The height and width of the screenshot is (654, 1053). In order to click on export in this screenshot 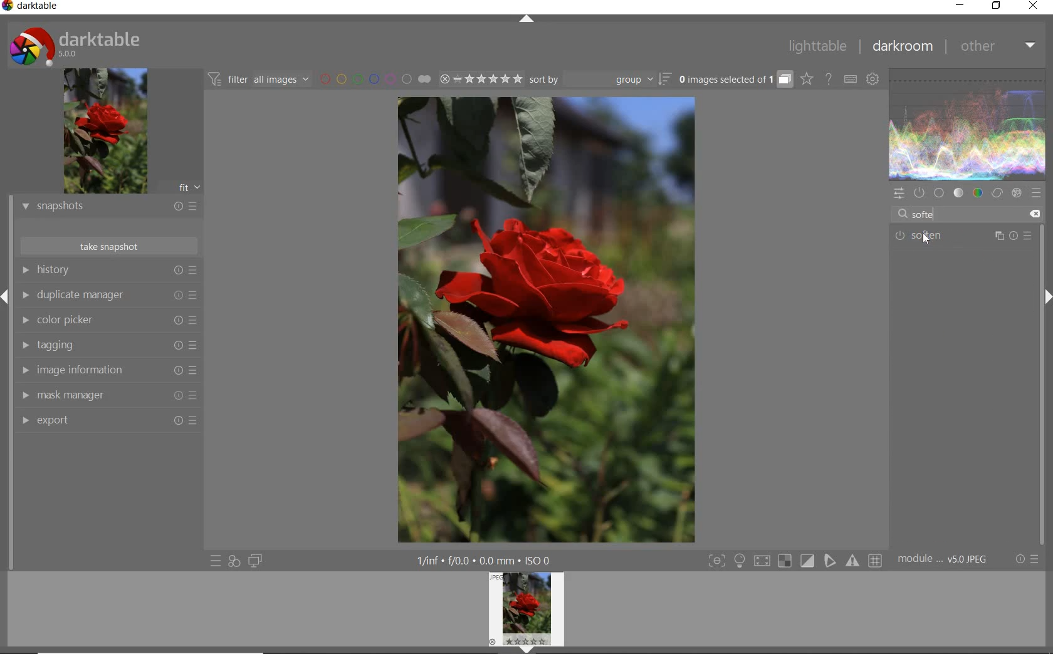, I will do `click(108, 422)`.